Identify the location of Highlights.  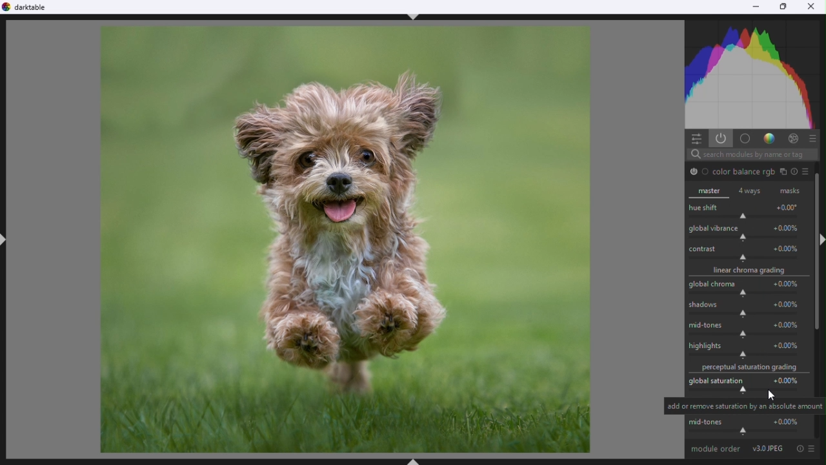
(749, 351).